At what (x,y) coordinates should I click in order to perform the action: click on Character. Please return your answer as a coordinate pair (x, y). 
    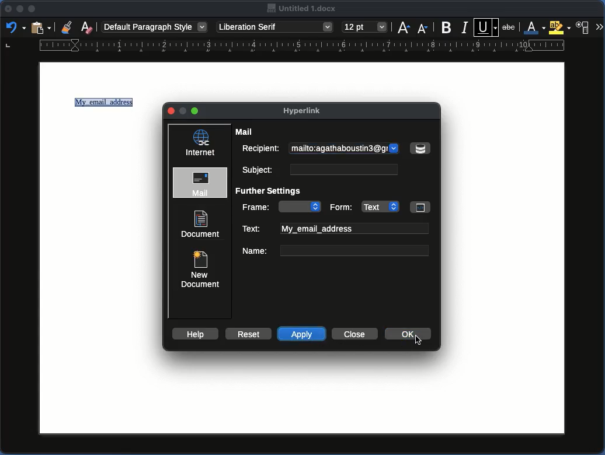
    Looking at the image, I should click on (584, 26).